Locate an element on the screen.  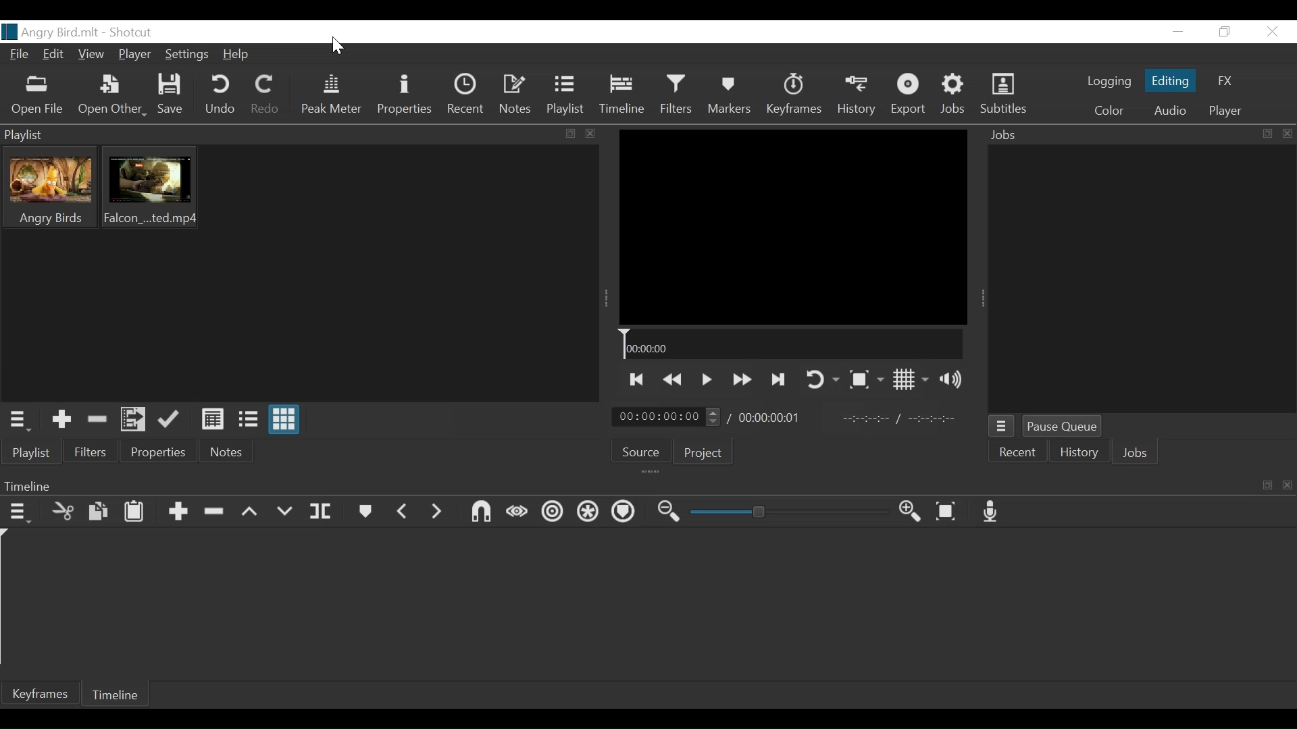
Recent is located at coordinates (465, 97).